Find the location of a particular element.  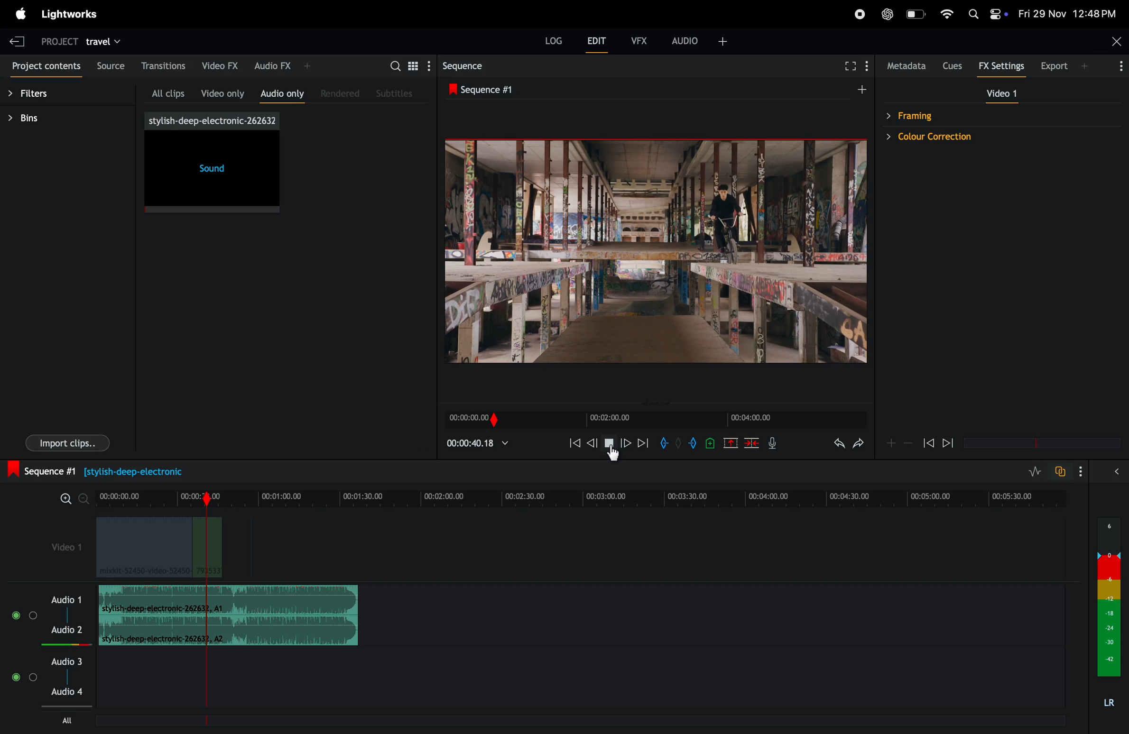

video fx is located at coordinates (222, 64).